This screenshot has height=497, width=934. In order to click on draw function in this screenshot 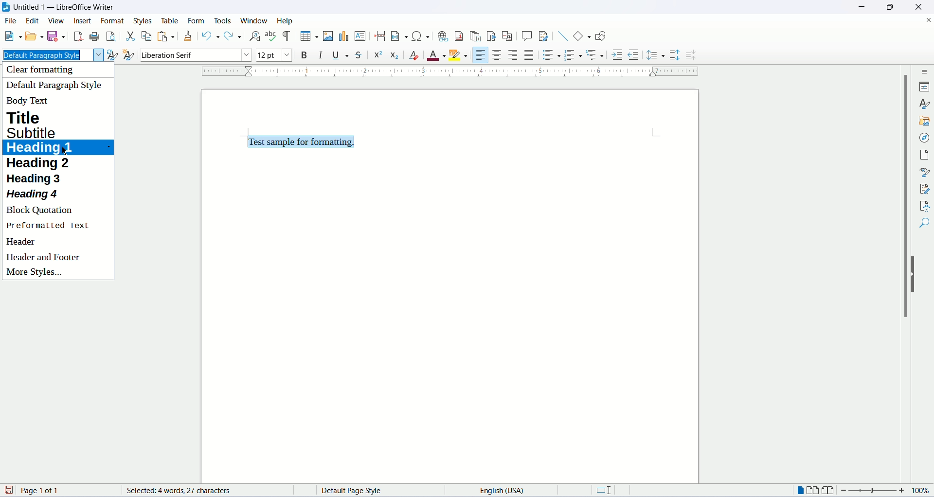, I will do `click(600, 36)`.